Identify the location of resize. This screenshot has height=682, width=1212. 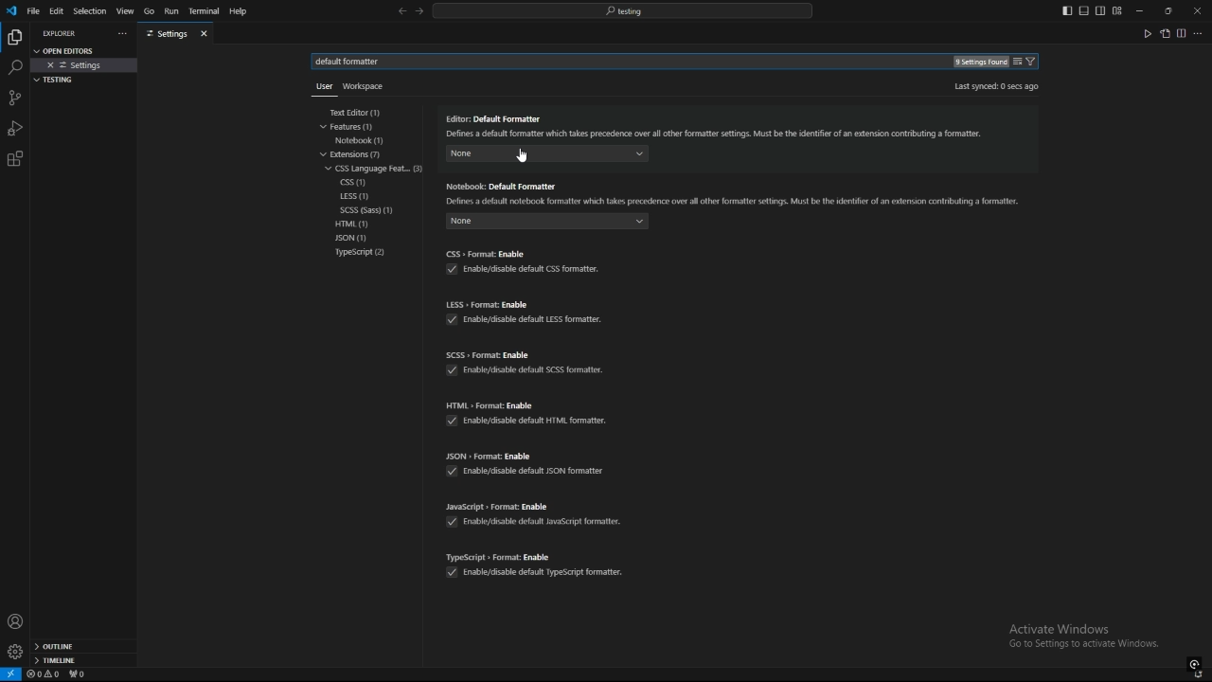
(1167, 10).